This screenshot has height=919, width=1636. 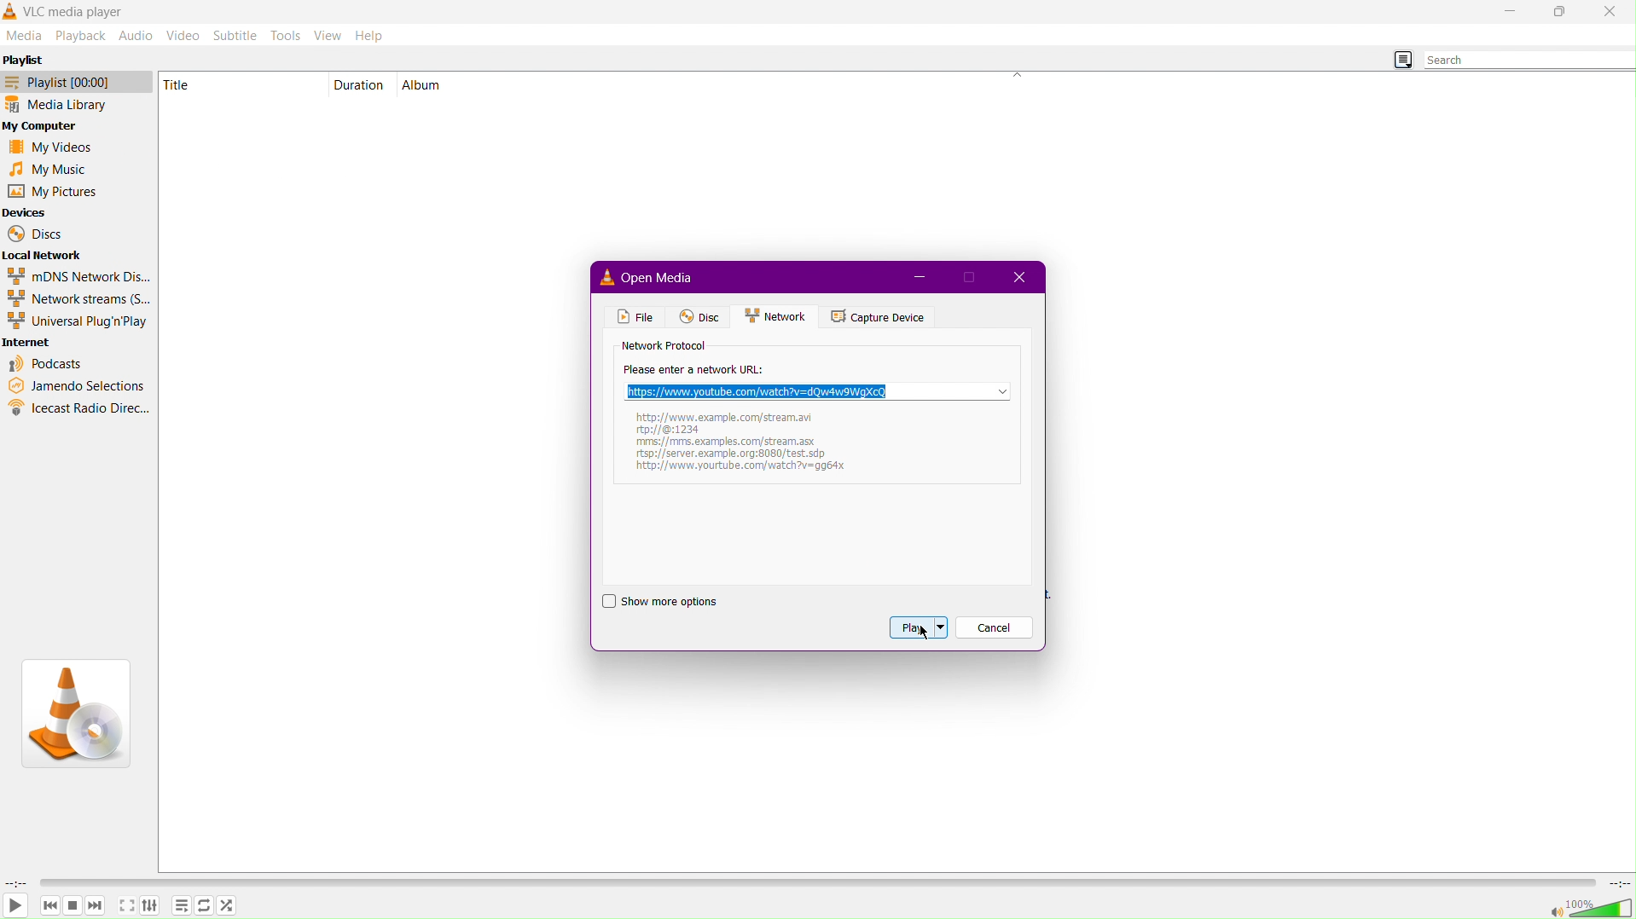 What do you see at coordinates (26, 37) in the screenshot?
I see `Media` at bounding box center [26, 37].